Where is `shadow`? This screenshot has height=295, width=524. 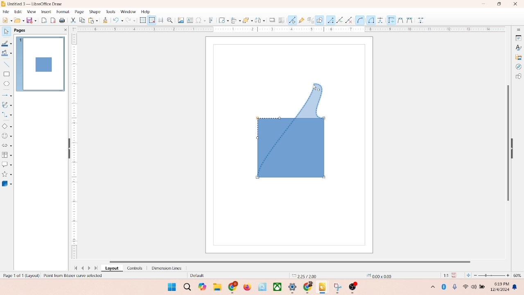
shadow is located at coordinates (271, 19).